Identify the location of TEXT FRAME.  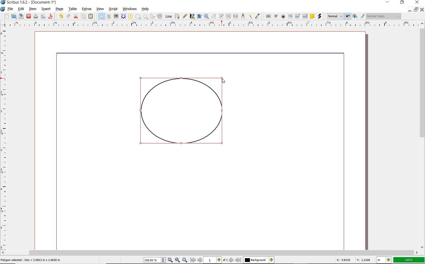
(109, 16).